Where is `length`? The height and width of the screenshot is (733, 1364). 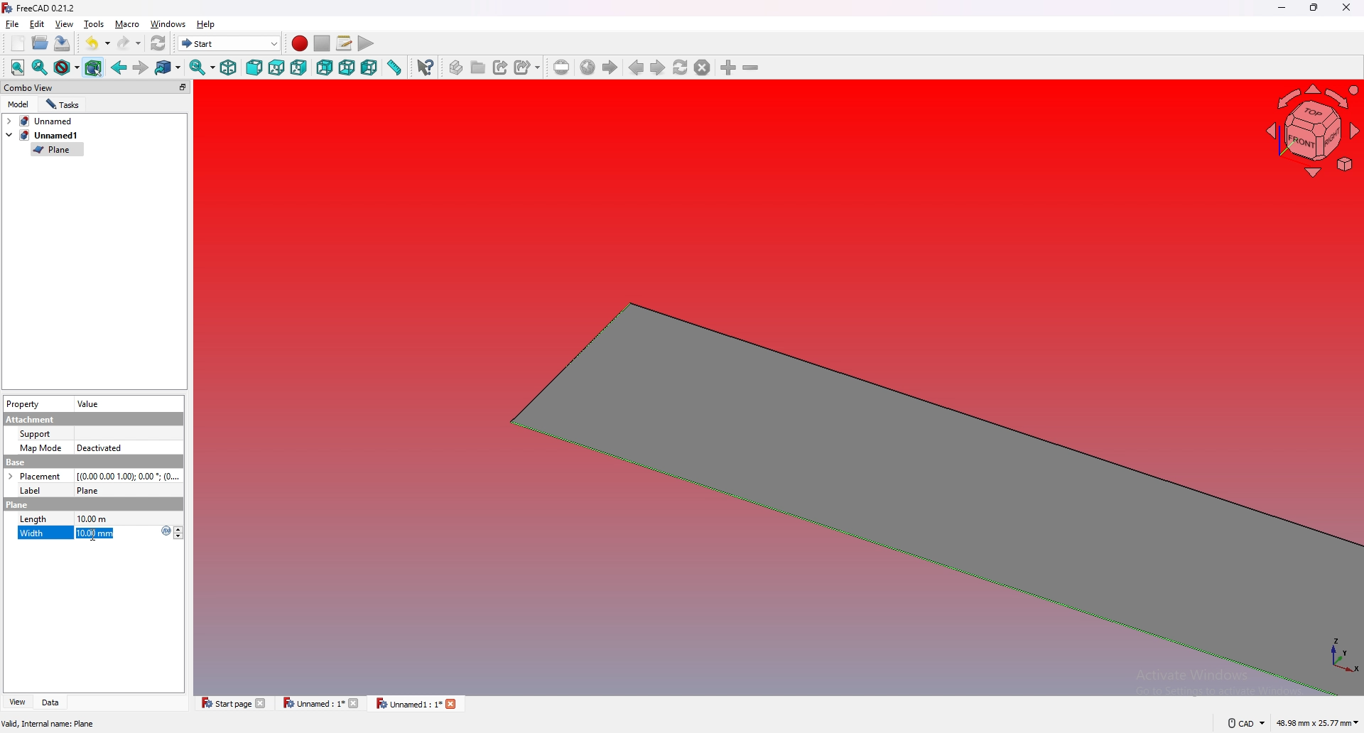
length is located at coordinates (33, 518).